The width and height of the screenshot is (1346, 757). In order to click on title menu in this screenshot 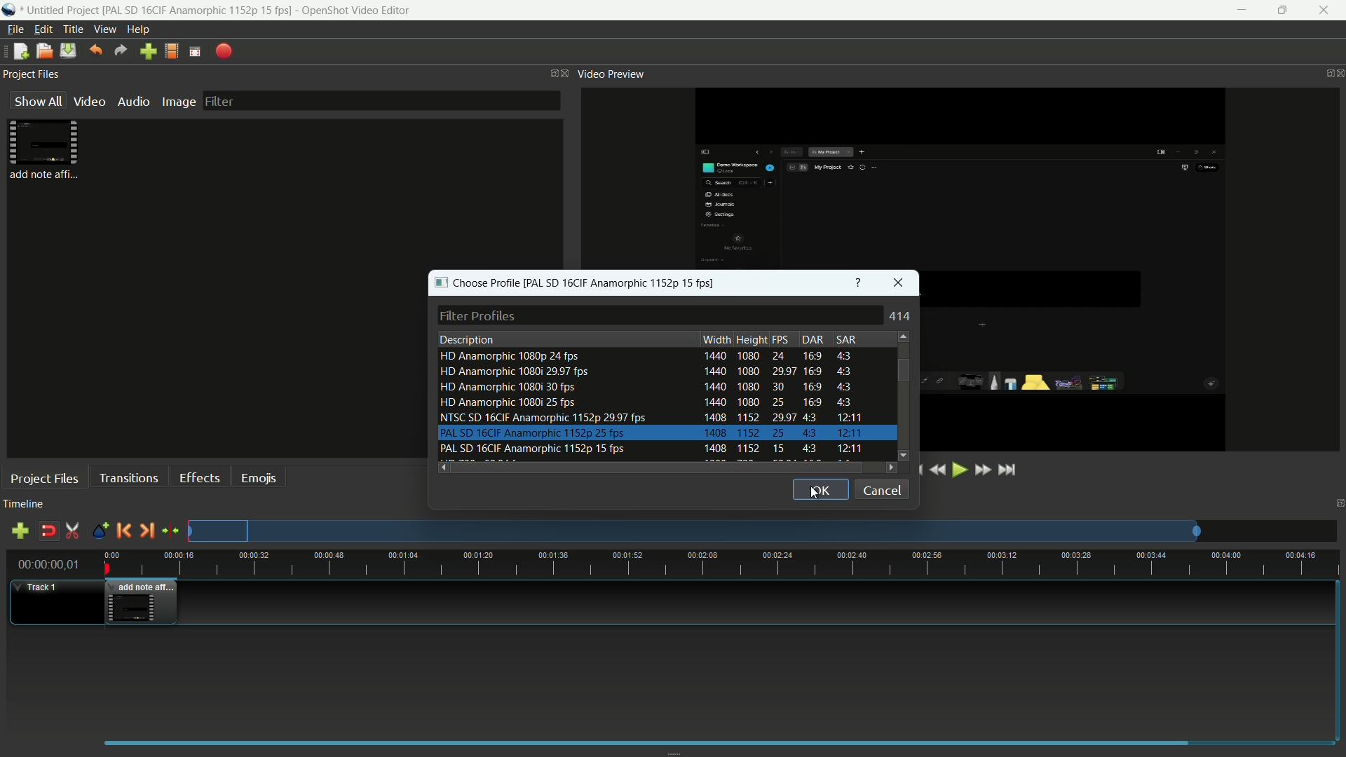, I will do `click(70, 29)`.